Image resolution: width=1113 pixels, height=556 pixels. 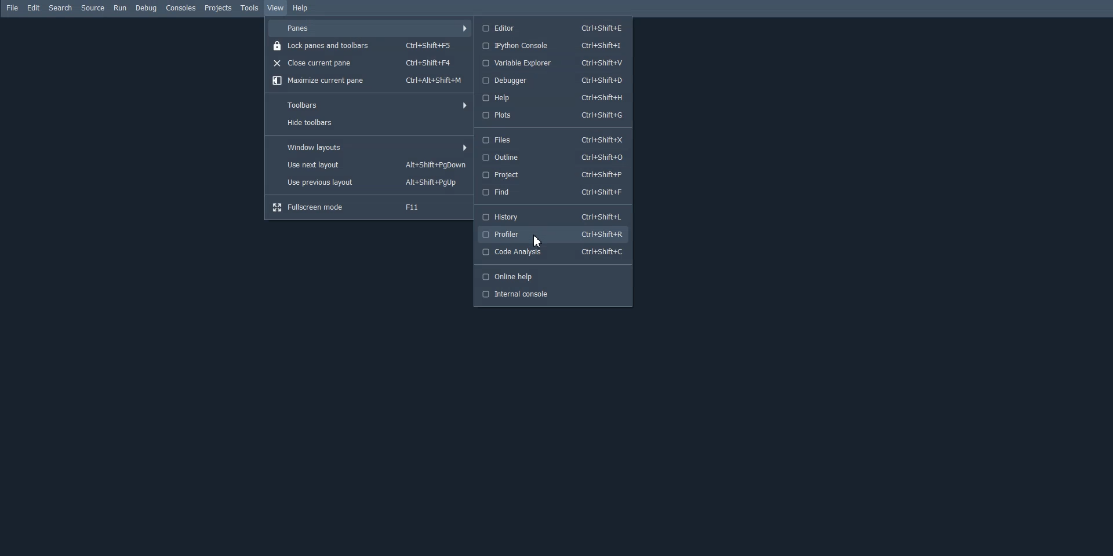 What do you see at coordinates (370, 81) in the screenshot?
I see `Maximize current pane` at bounding box center [370, 81].